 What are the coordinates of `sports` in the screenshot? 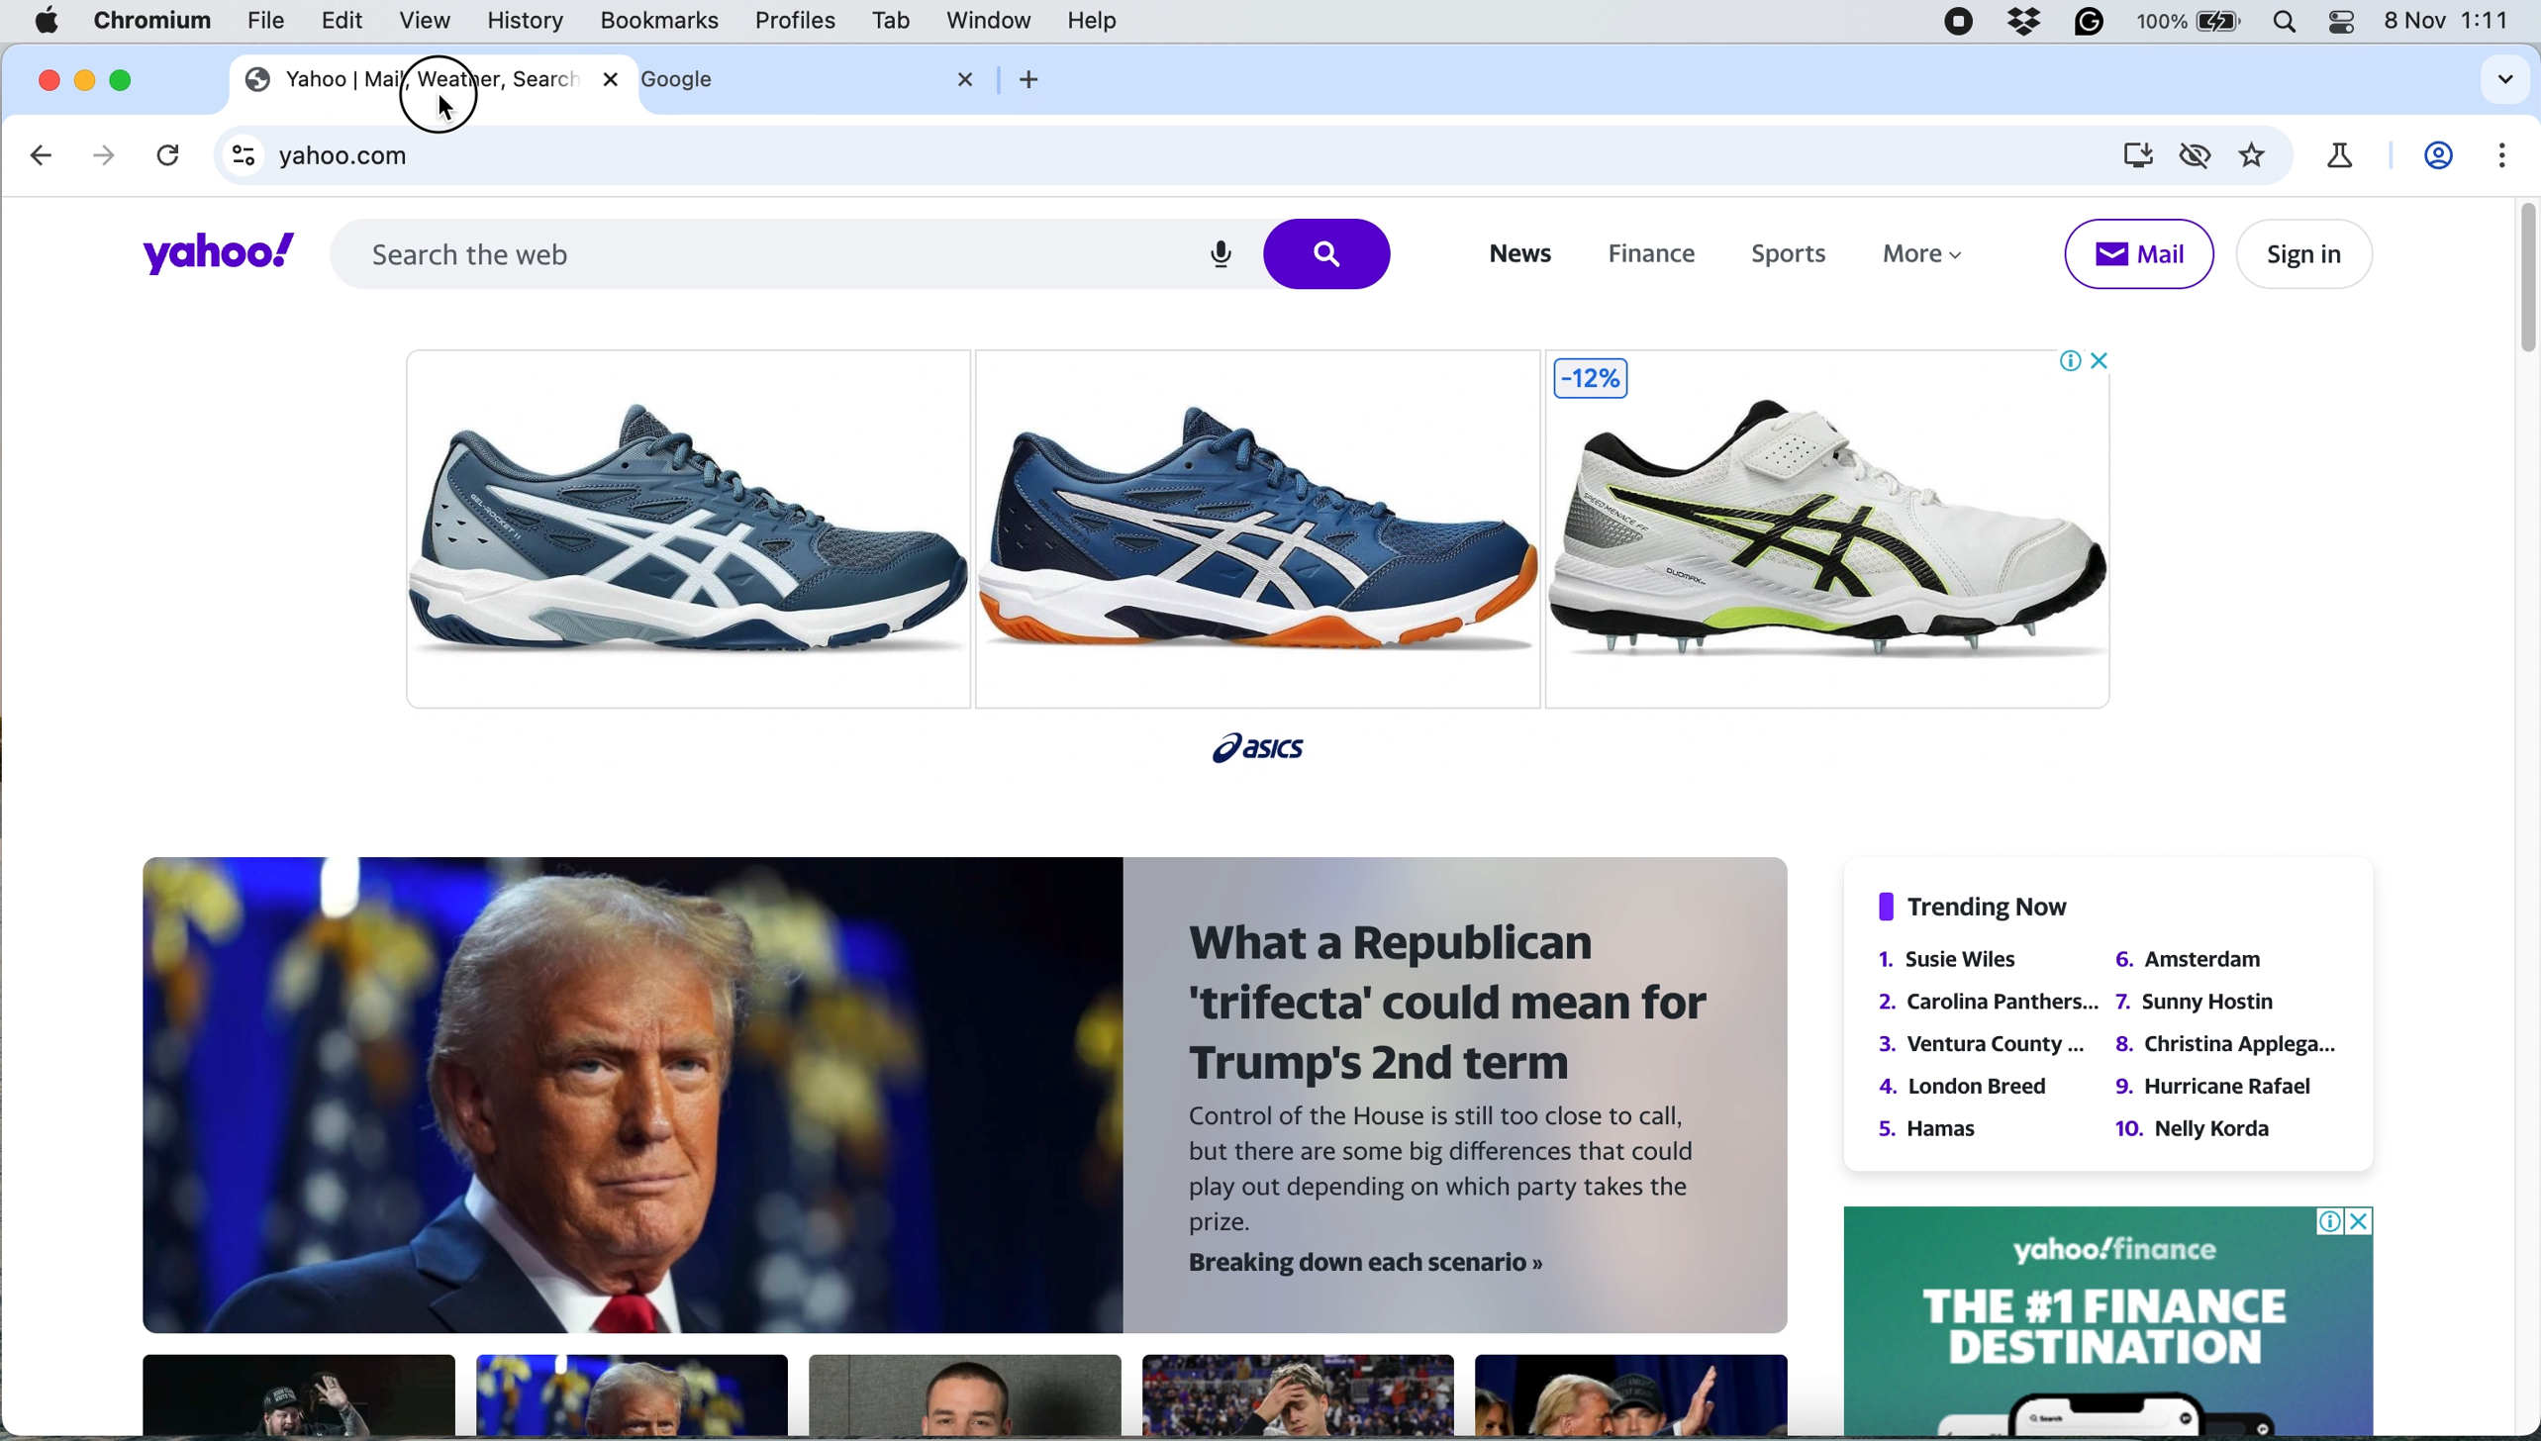 It's located at (1780, 256).